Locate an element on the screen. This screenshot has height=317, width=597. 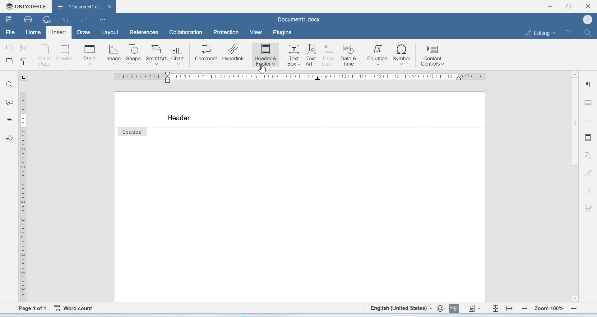
Close is located at coordinates (588, 6).